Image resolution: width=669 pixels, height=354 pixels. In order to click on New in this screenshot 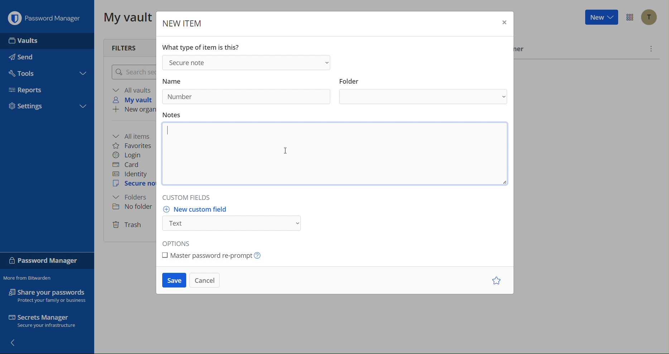, I will do `click(601, 18)`.